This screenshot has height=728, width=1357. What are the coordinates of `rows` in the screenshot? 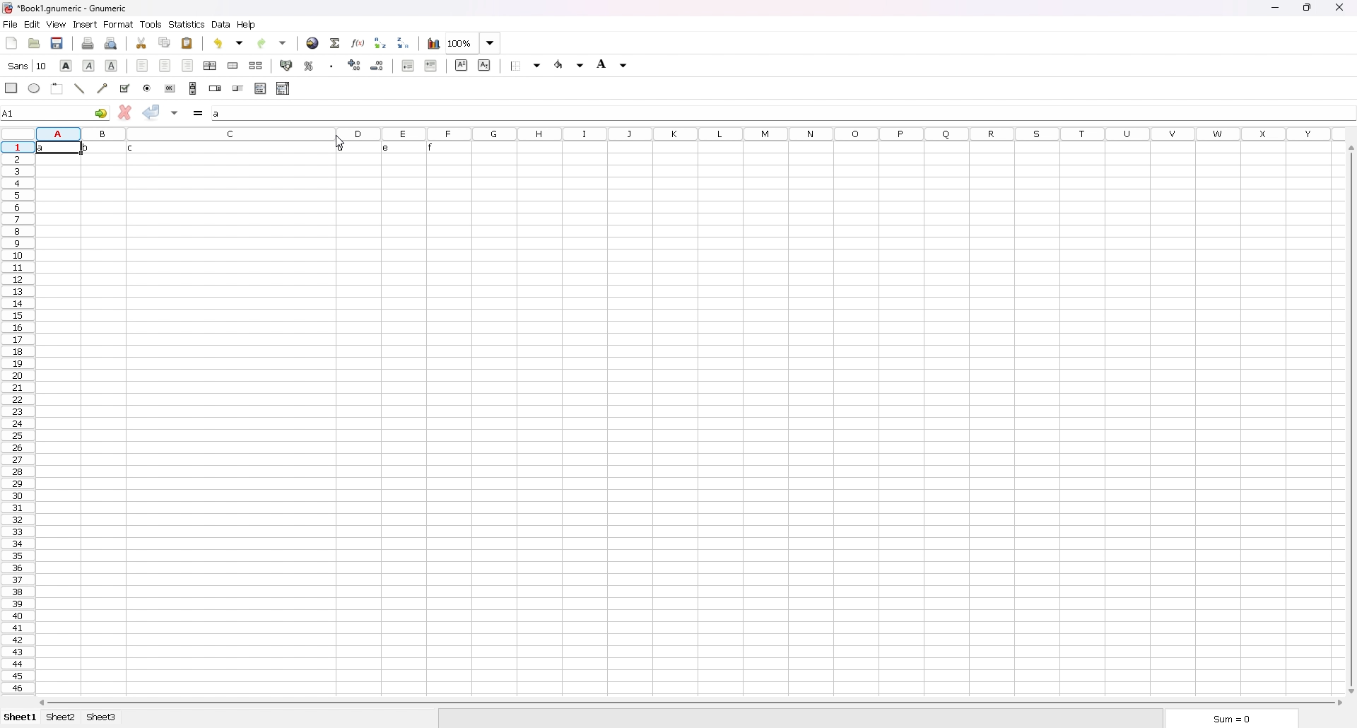 It's located at (16, 417).